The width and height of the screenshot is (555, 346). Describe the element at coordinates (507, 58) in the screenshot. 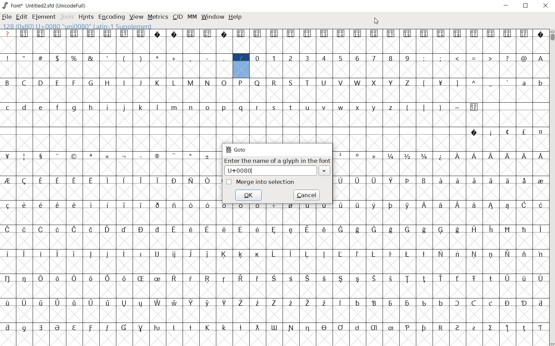

I see `glyph` at that location.